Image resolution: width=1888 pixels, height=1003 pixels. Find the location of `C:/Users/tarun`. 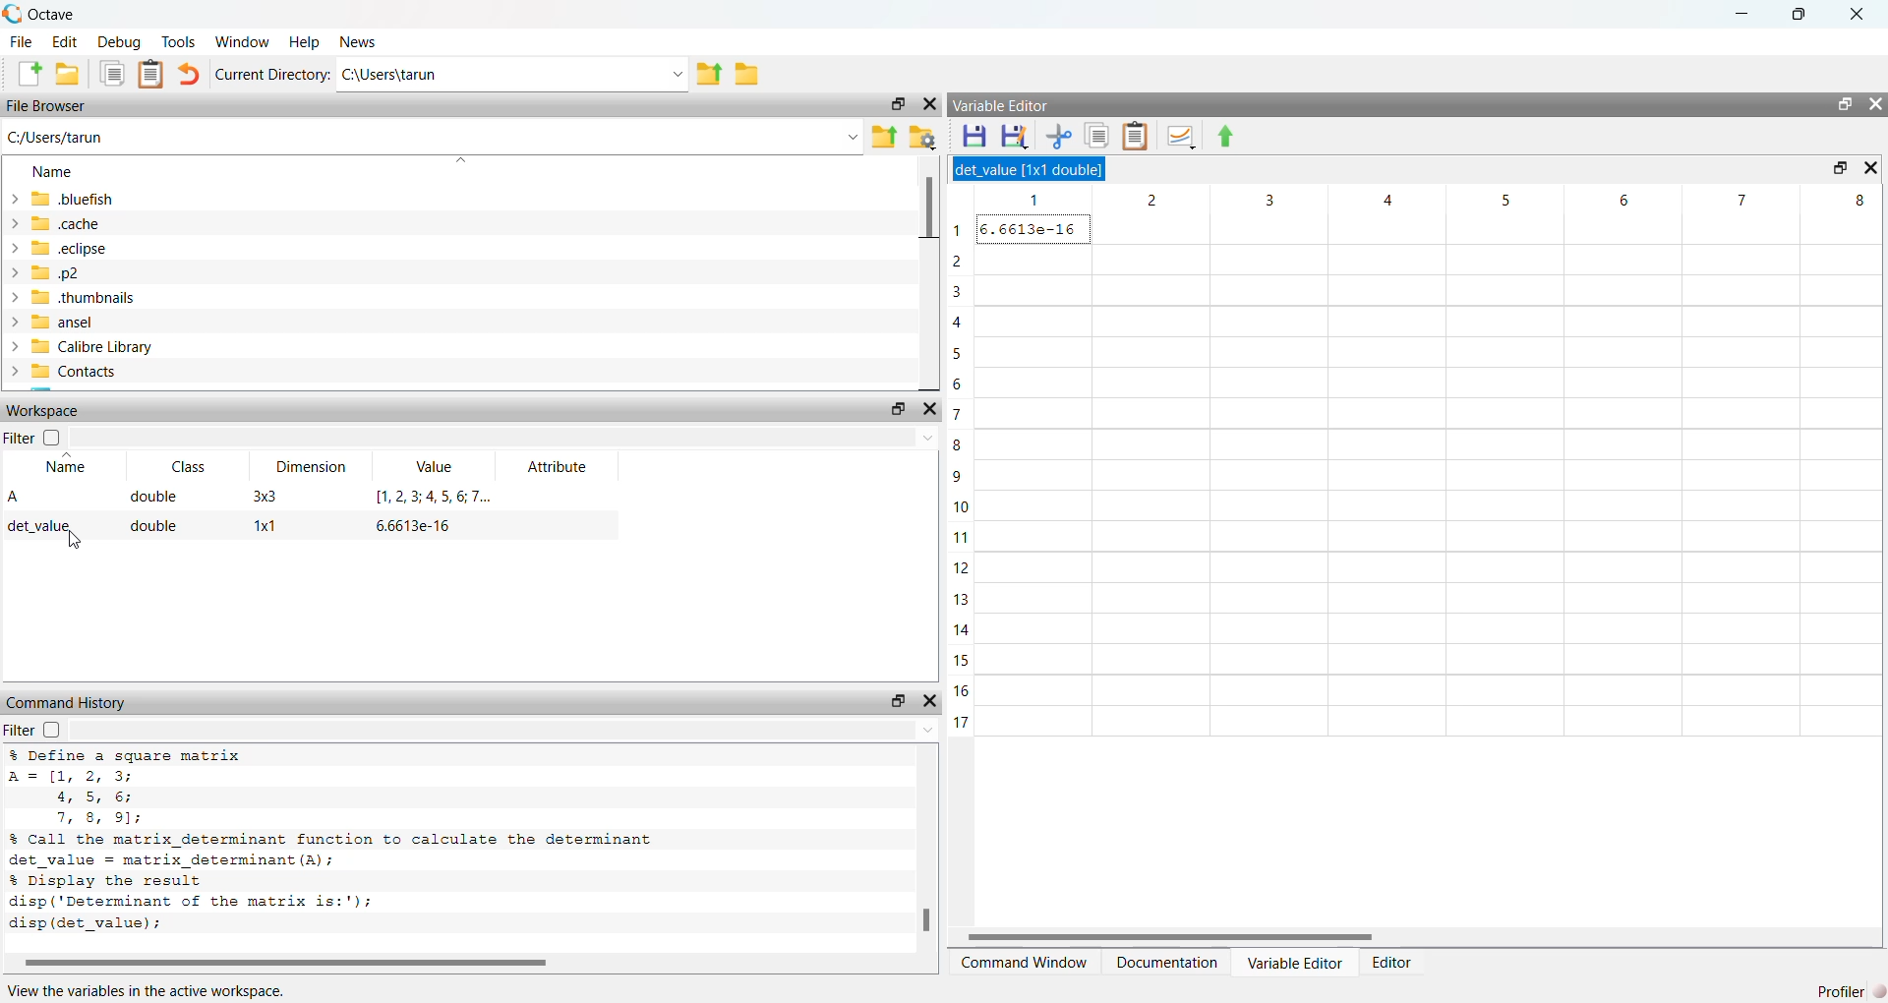

C:/Users/tarun is located at coordinates (432, 140).